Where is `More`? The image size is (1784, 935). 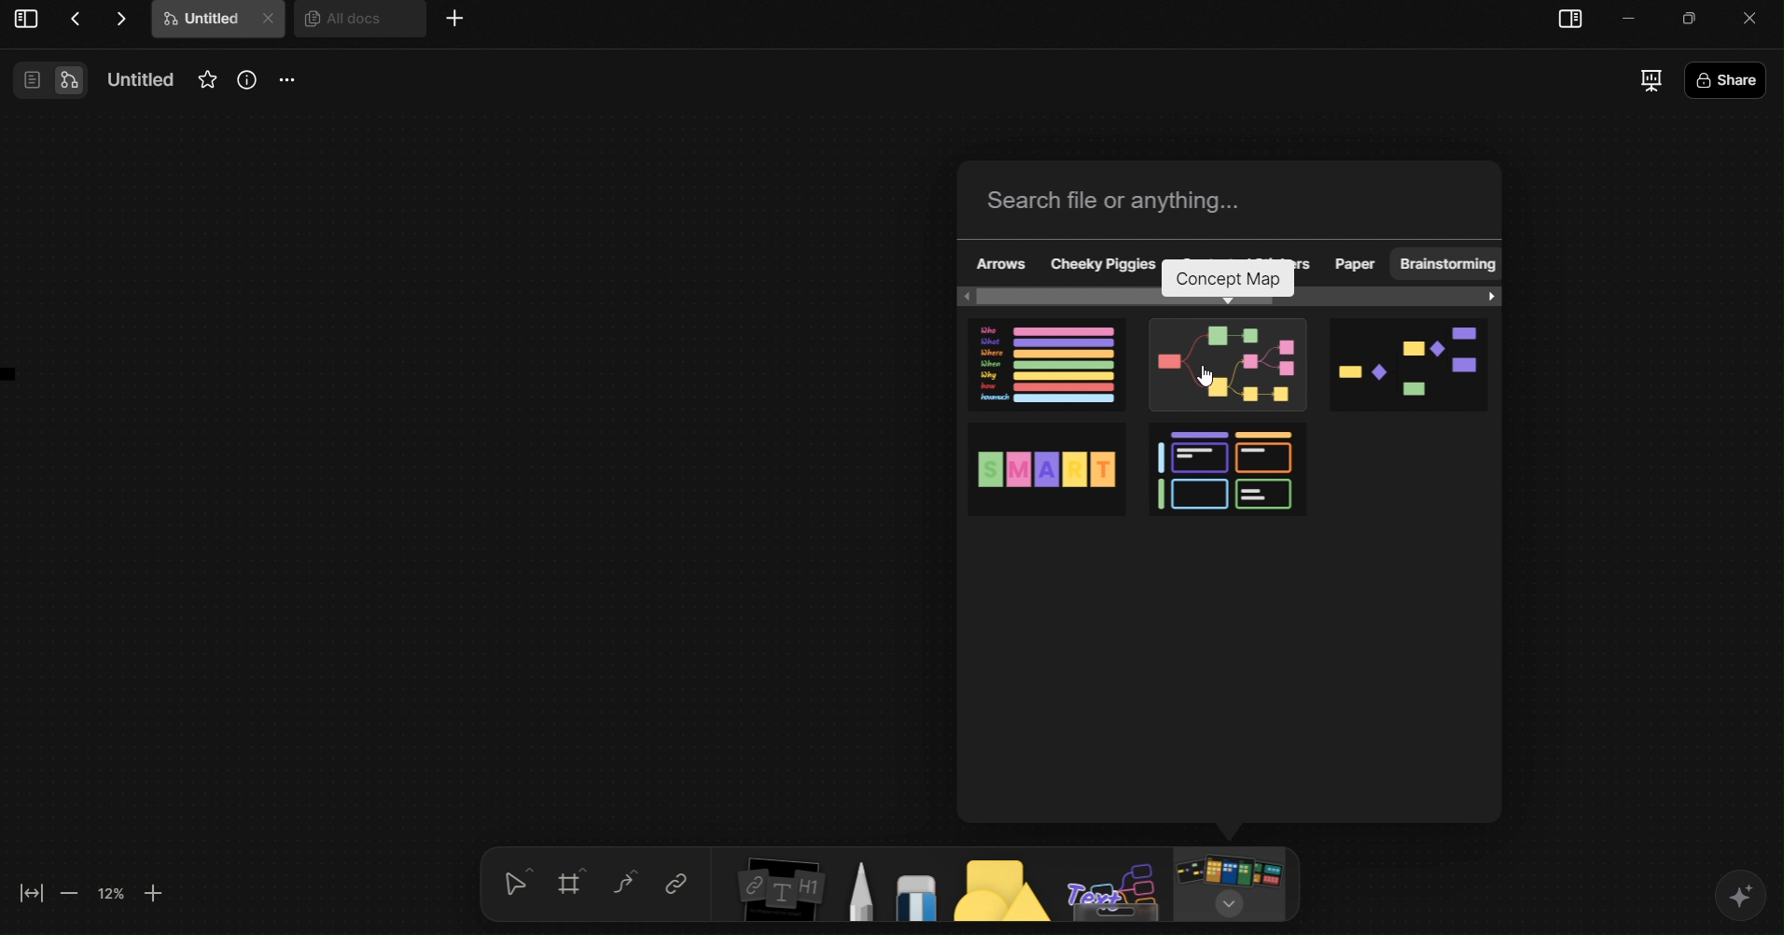
More is located at coordinates (455, 20).